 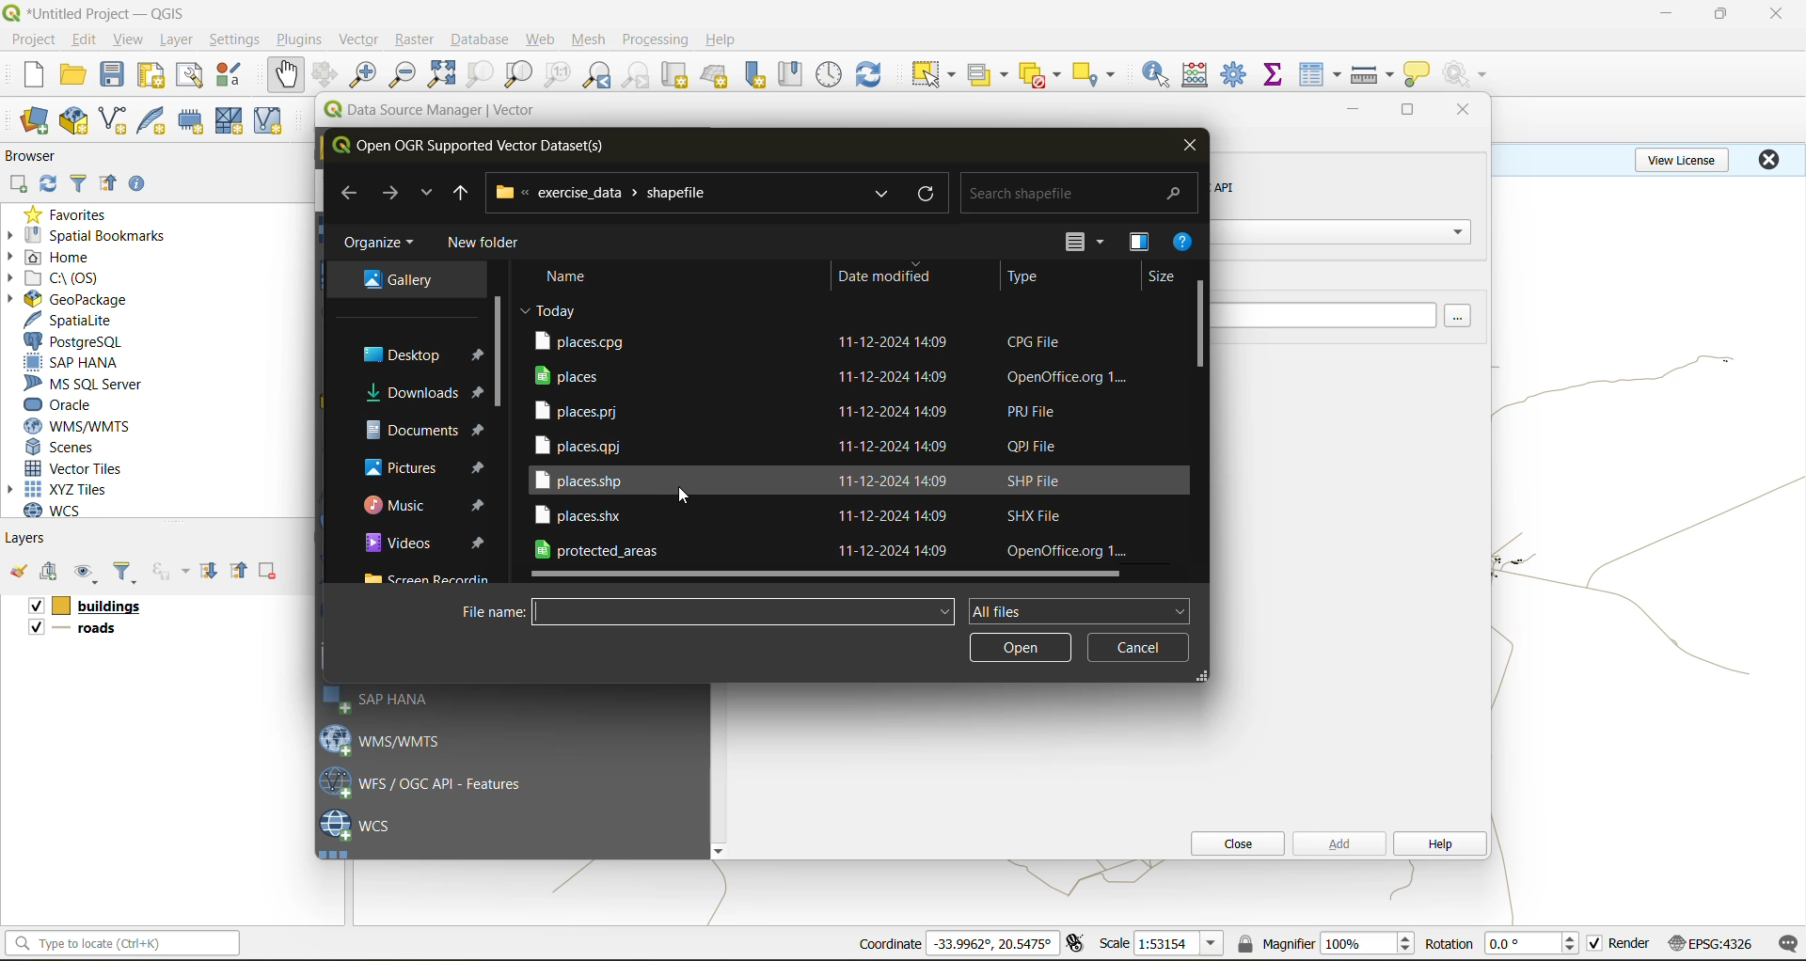 I want to click on layer, so click(x=173, y=40).